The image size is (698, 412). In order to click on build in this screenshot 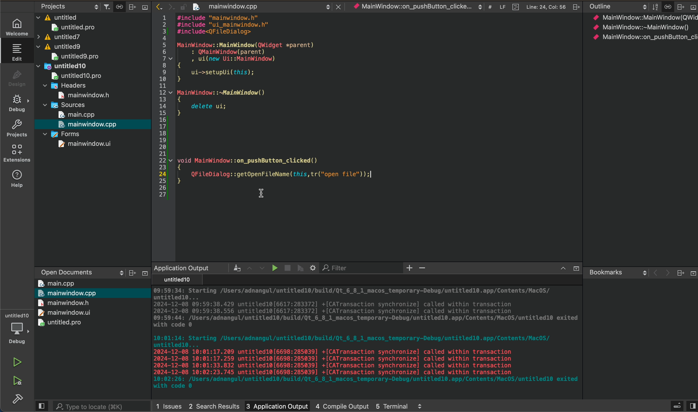, I will do `click(15, 402)`.